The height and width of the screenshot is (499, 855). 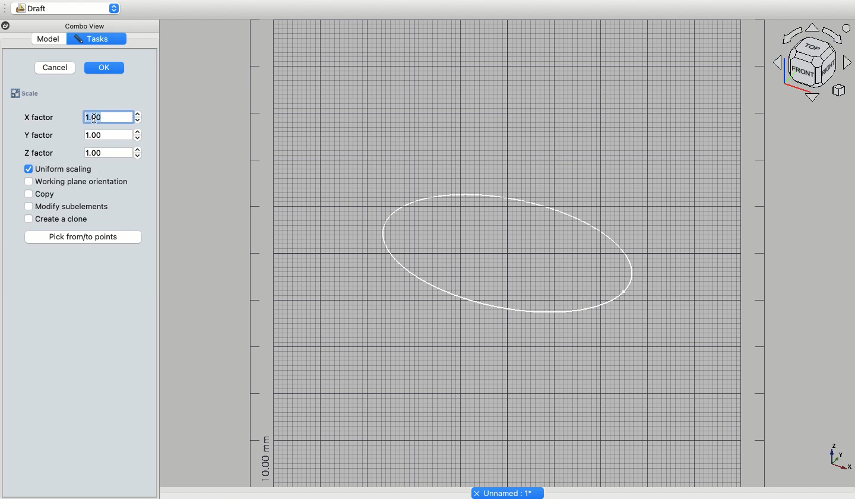 I want to click on Sidebar, so click(x=5, y=8).